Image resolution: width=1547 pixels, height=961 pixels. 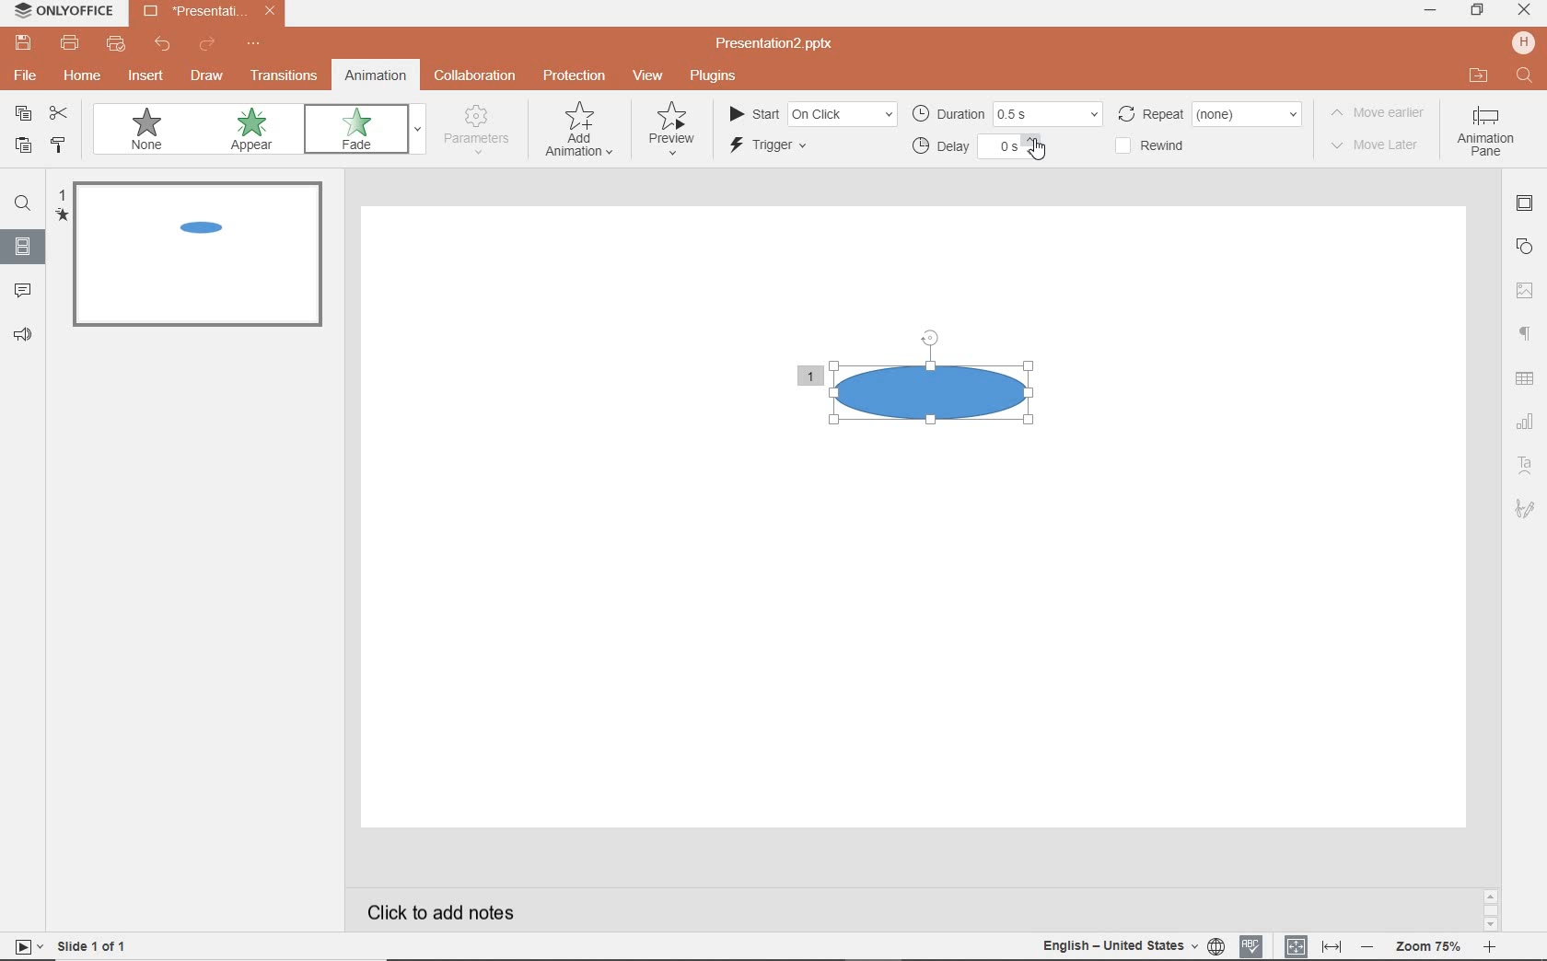 I want to click on save, so click(x=23, y=45).